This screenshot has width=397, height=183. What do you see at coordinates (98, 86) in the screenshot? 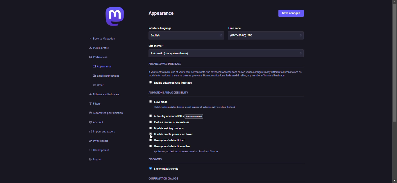
I see `other` at bounding box center [98, 86].